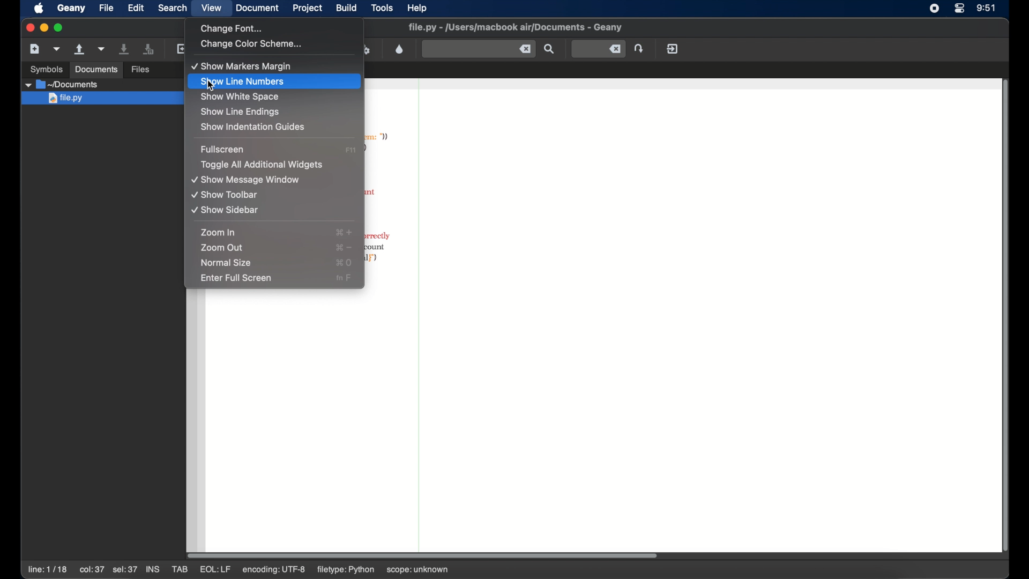 The width and height of the screenshot is (1029, 579). I want to click on encoding utf-8, so click(274, 570).